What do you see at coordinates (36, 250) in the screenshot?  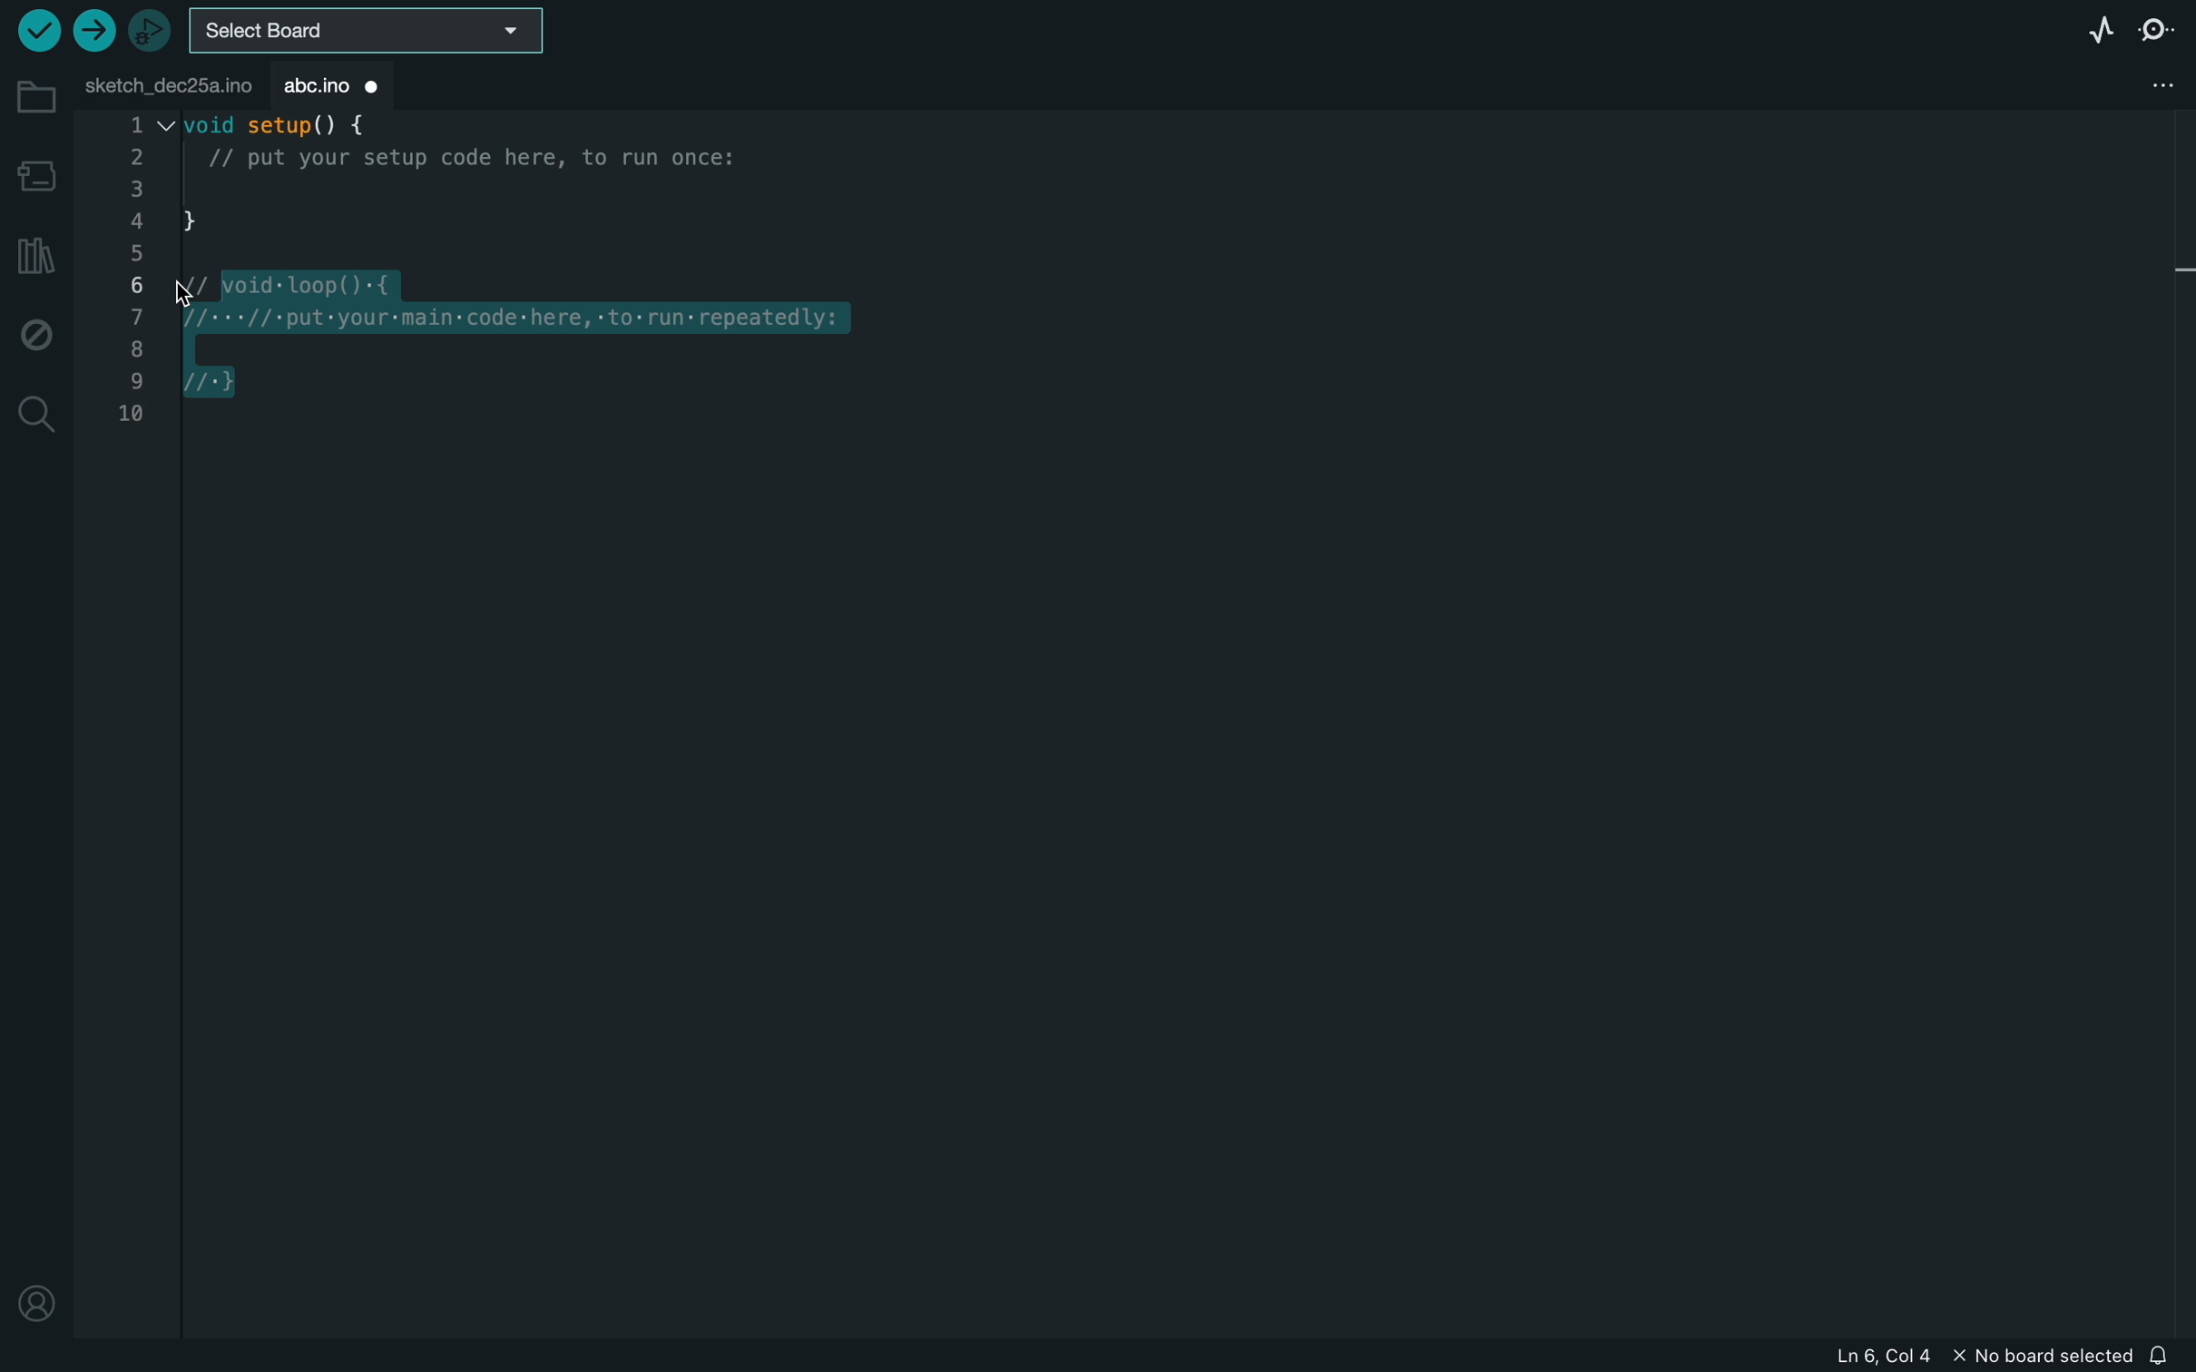 I see `library  manager` at bounding box center [36, 250].